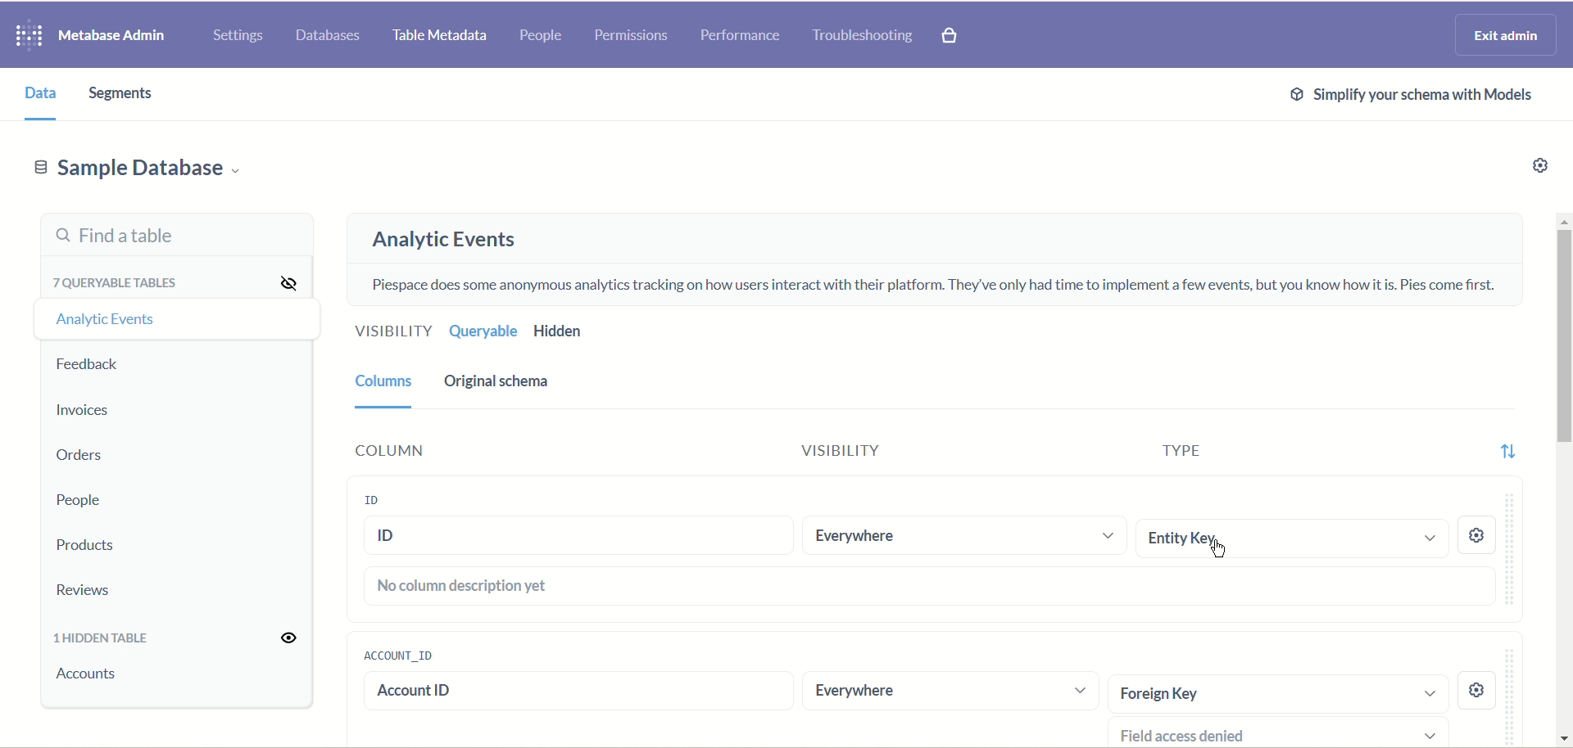  Describe the element at coordinates (1503, 35) in the screenshot. I see `exit admin` at that location.